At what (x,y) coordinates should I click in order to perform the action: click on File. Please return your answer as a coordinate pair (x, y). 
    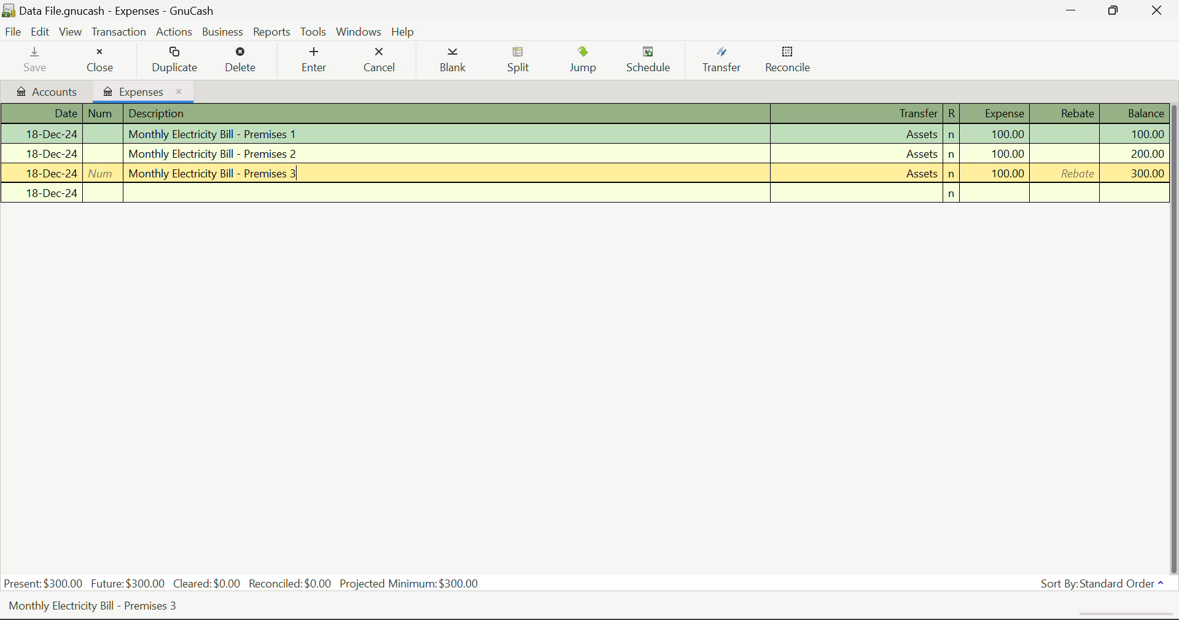
    Looking at the image, I should click on (15, 31).